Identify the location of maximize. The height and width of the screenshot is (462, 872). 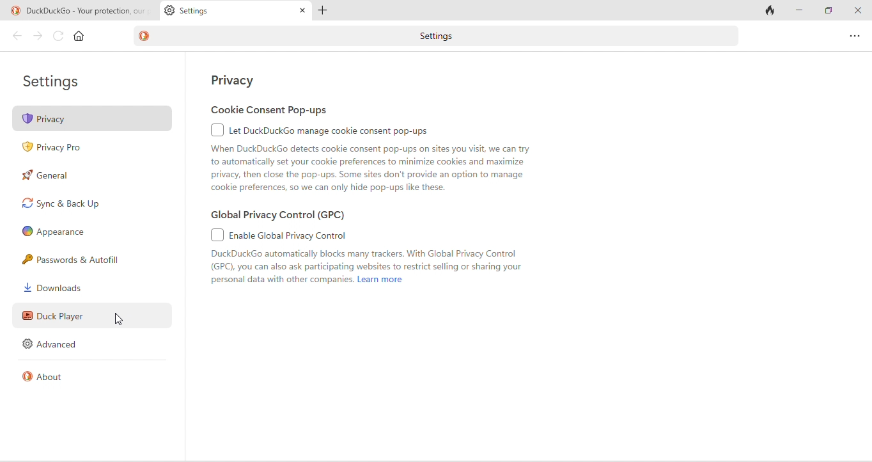
(830, 12).